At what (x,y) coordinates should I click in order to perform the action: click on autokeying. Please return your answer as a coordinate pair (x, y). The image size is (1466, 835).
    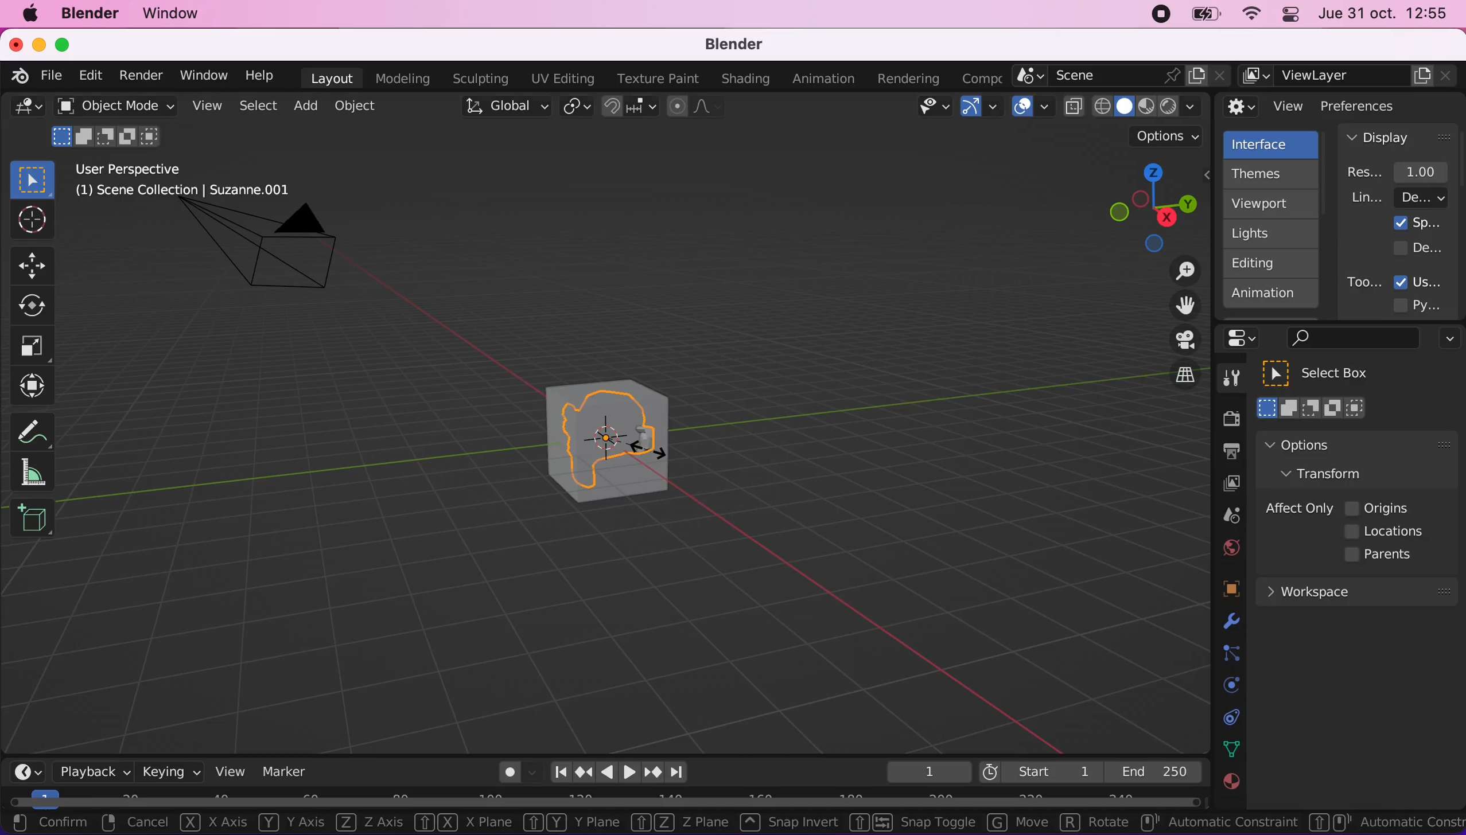
    Looking at the image, I should click on (510, 775).